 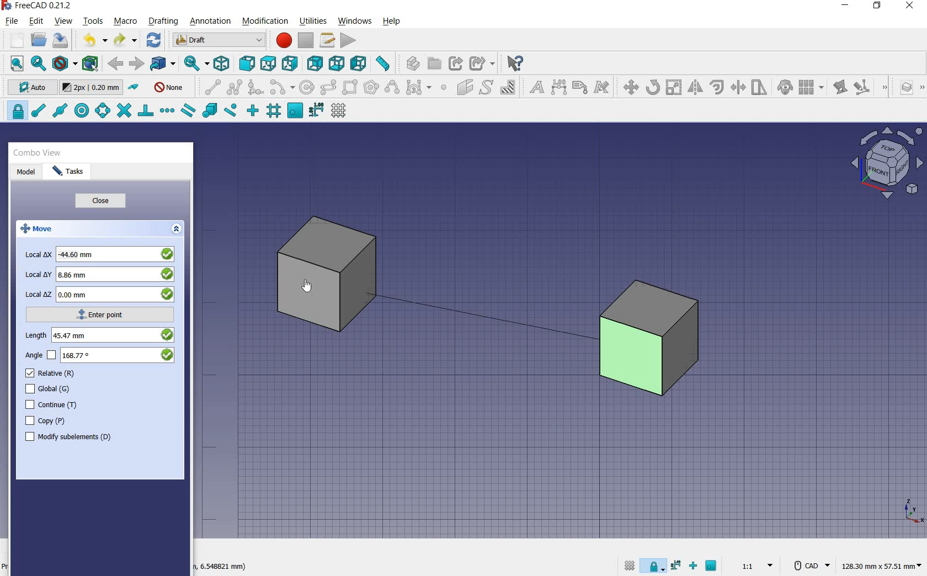 I want to click on snap center, so click(x=83, y=110).